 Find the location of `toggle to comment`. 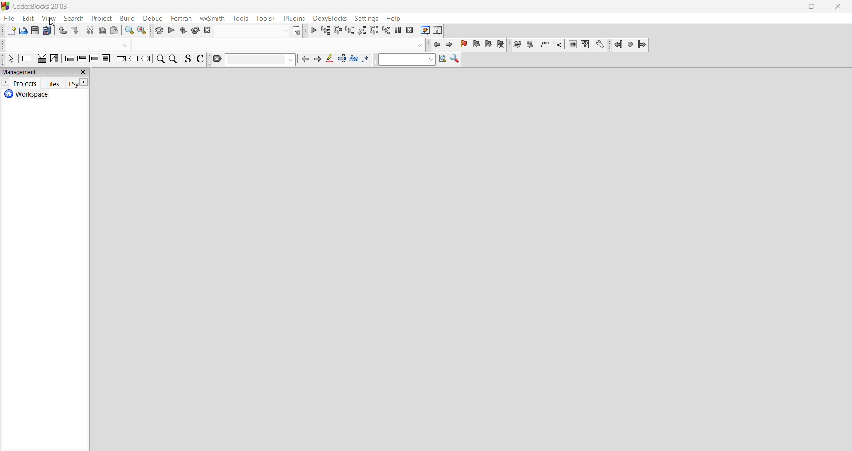

toggle to comment is located at coordinates (203, 60).